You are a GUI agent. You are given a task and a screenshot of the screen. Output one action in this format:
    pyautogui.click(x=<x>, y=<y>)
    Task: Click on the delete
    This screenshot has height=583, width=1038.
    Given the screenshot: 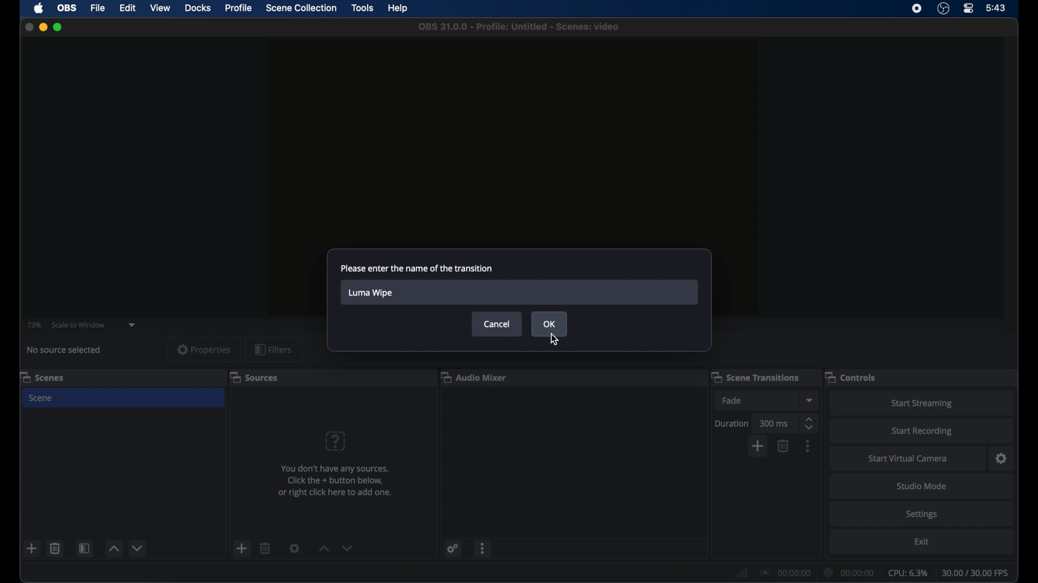 What is the action you would take?
    pyautogui.click(x=784, y=445)
    